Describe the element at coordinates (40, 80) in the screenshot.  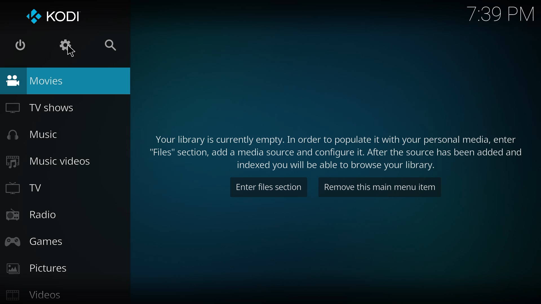
I see `movies` at that location.